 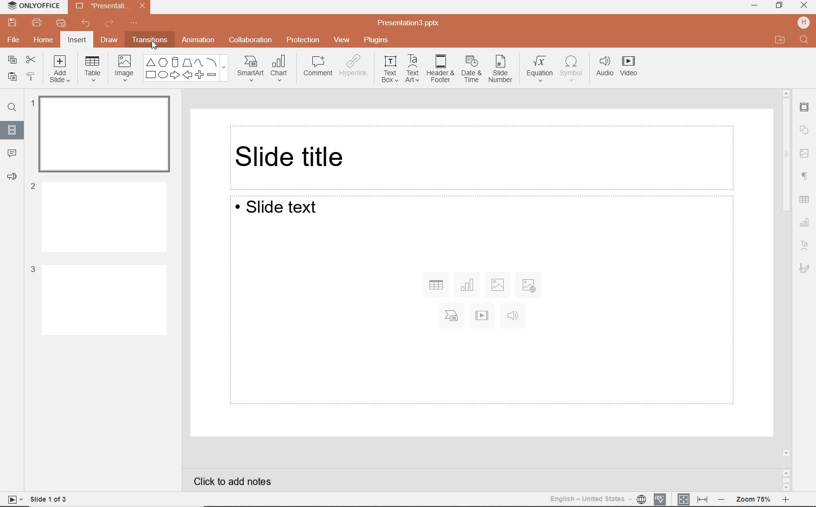 What do you see at coordinates (175, 62) in the screenshot?
I see `CUBE` at bounding box center [175, 62].